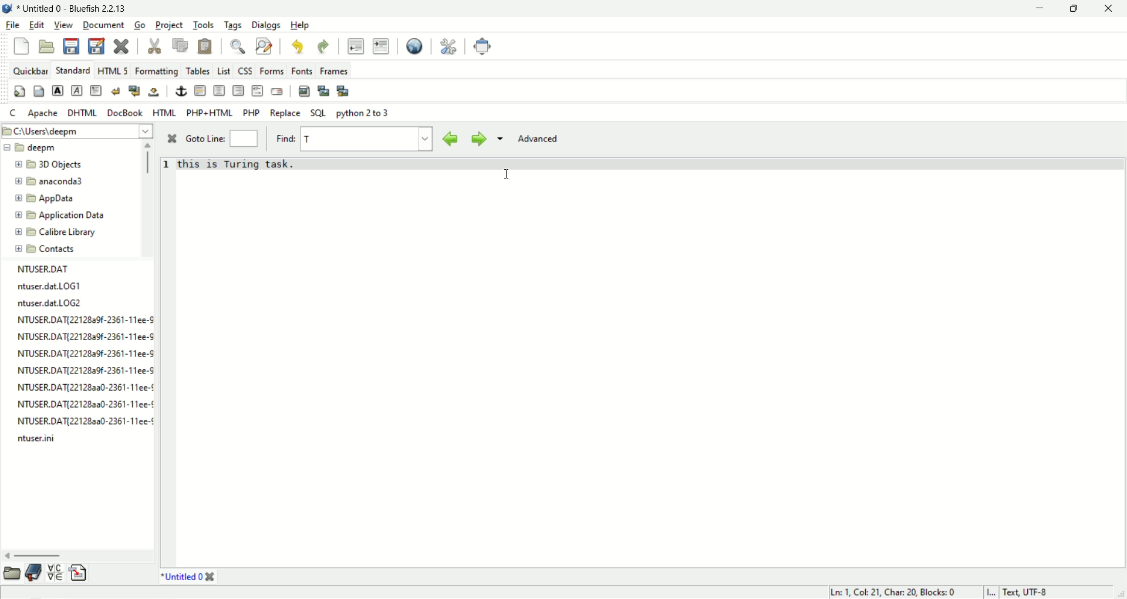  What do you see at coordinates (82, 361) in the screenshot?
I see `file list` at bounding box center [82, 361].